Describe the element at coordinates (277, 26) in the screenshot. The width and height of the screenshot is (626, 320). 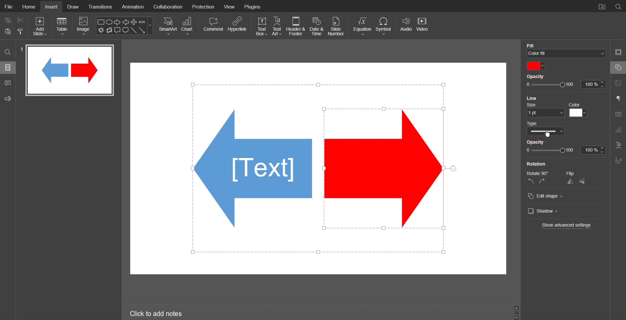
I see `Text Art` at that location.